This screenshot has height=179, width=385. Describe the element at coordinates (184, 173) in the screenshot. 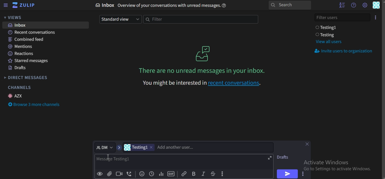

I see `link` at that location.